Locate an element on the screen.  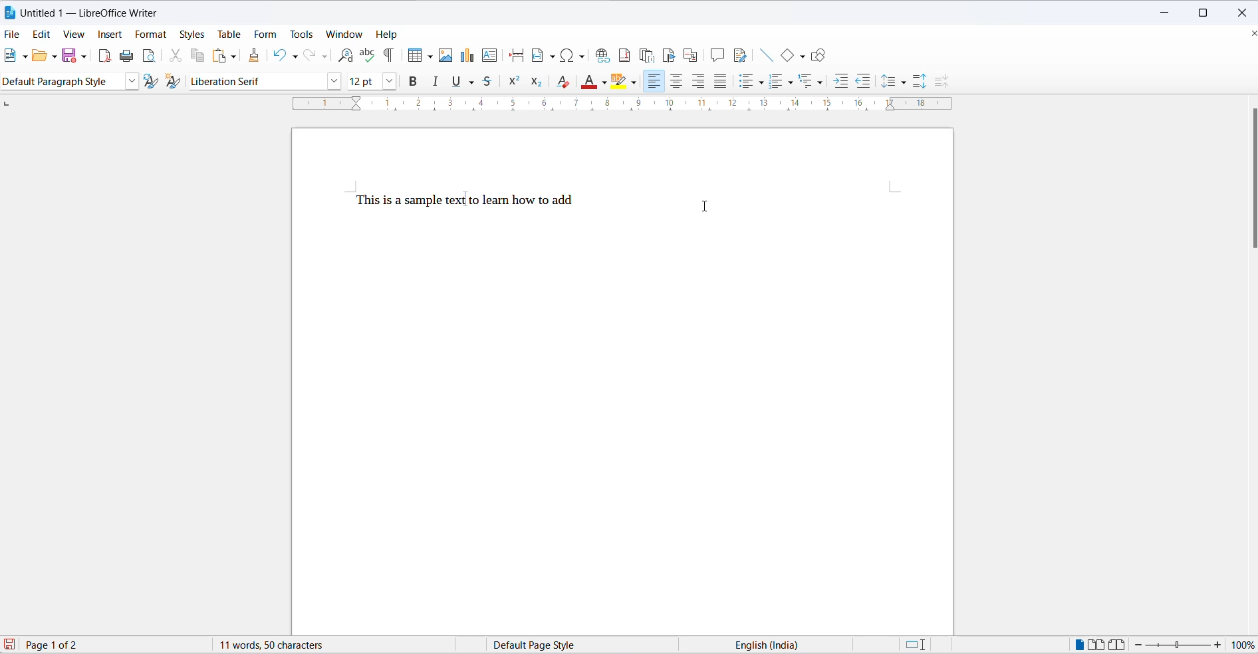
insert comment is located at coordinates (717, 55).